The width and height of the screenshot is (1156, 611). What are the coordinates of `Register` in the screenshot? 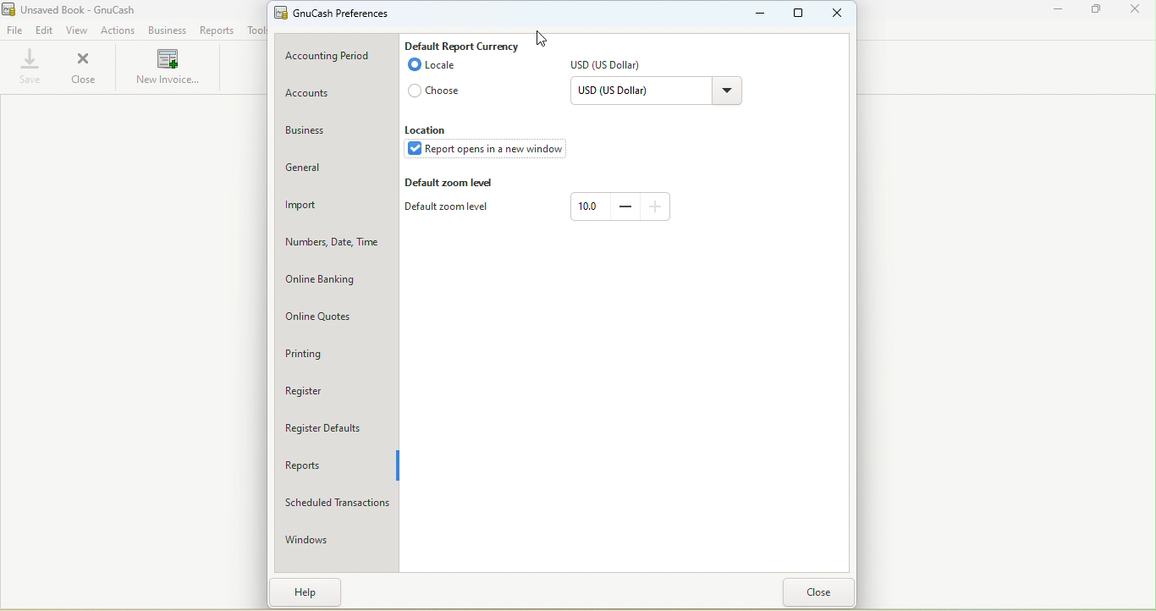 It's located at (330, 388).